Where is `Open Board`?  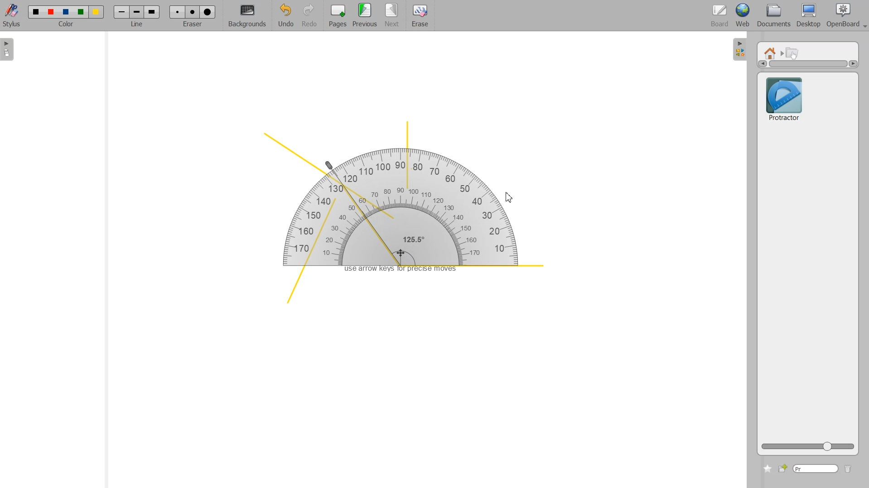
Open Board is located at coordinates (846, 16).